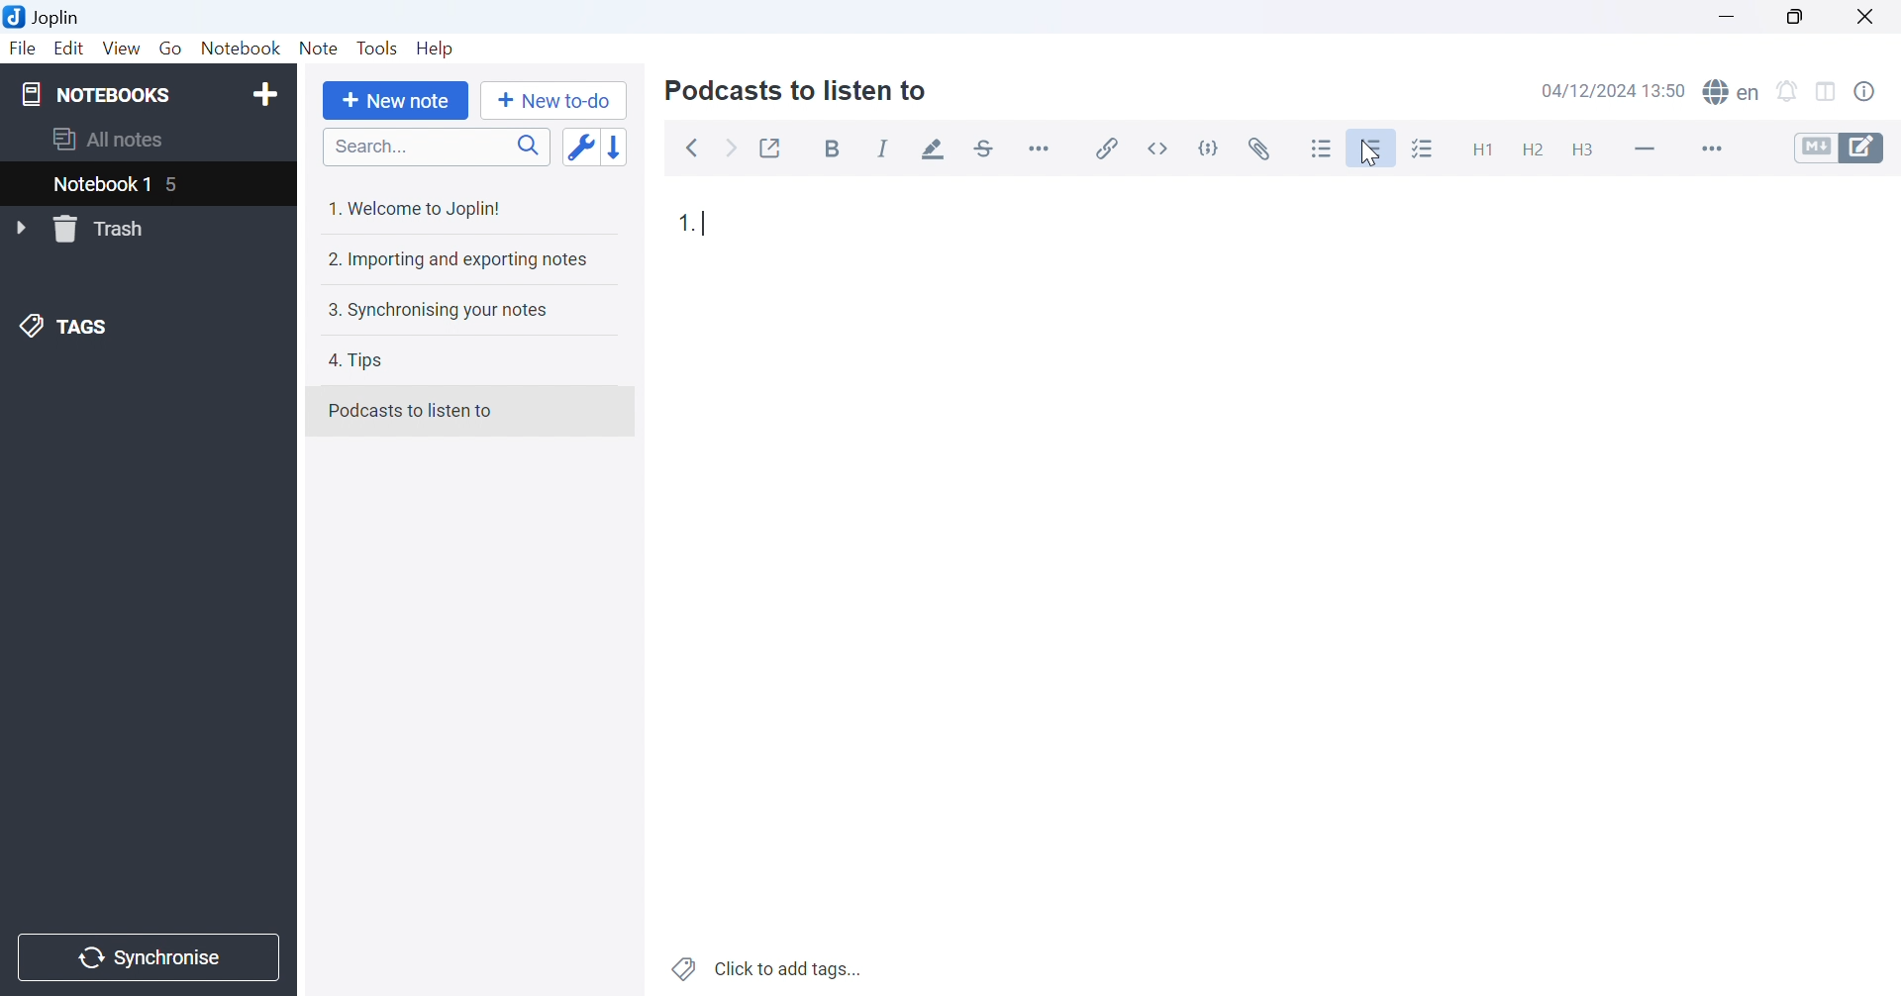  What do you see at coordinates (400, 102) in the screenshot?
I see `New note` at bounding box center [400, 102].